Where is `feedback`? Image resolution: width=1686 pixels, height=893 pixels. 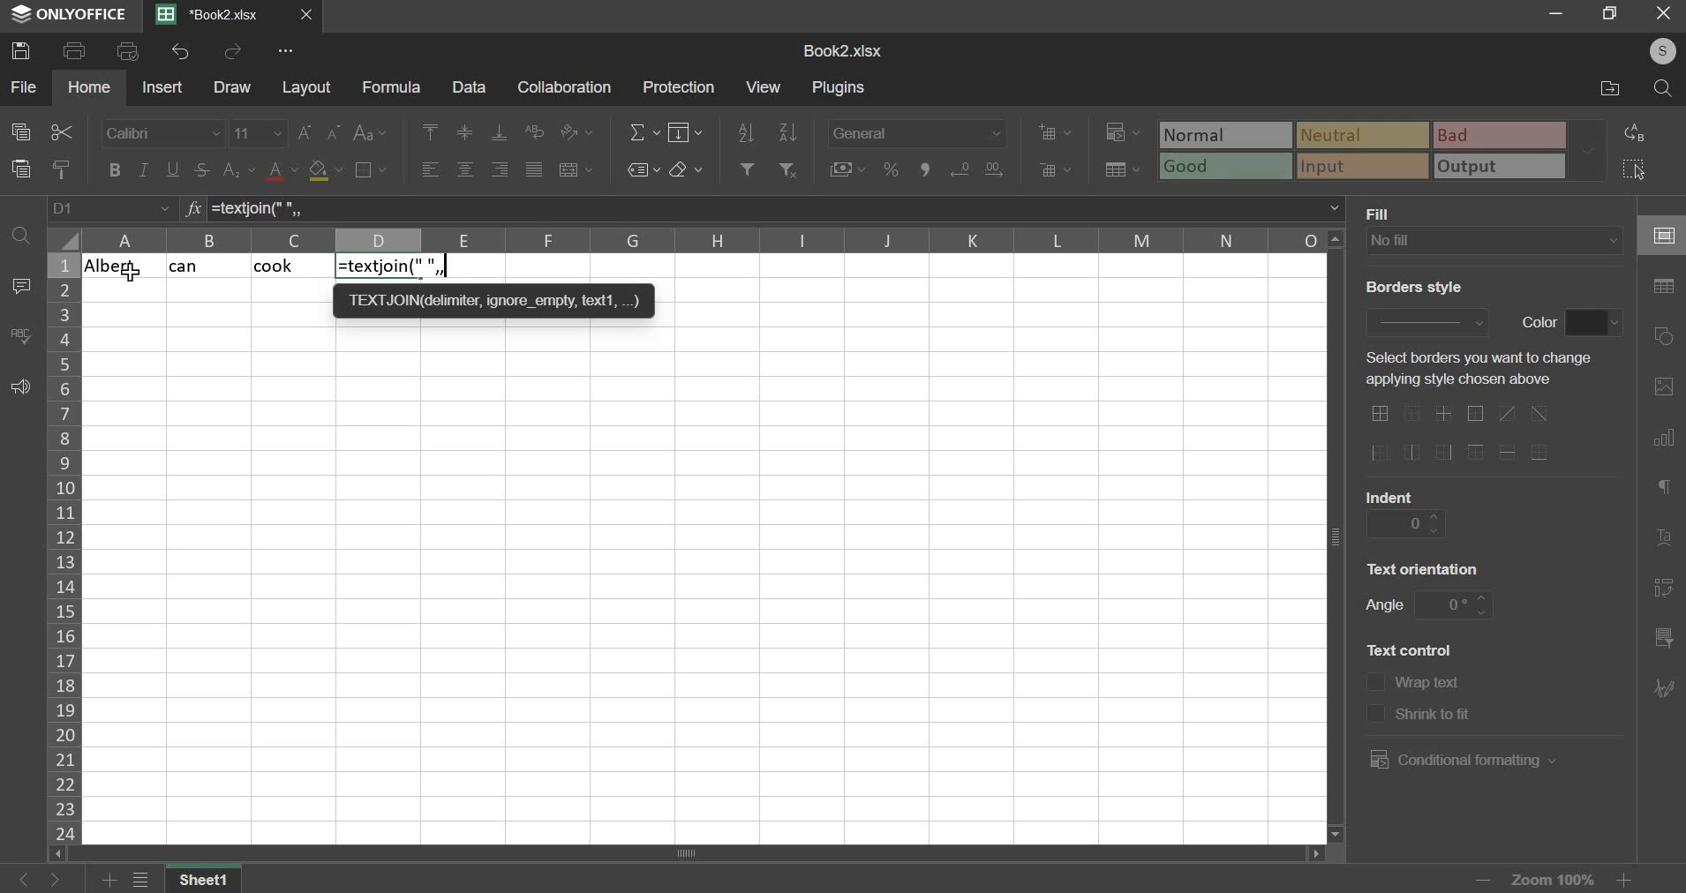 feedback is located at coordinates (20, 388).